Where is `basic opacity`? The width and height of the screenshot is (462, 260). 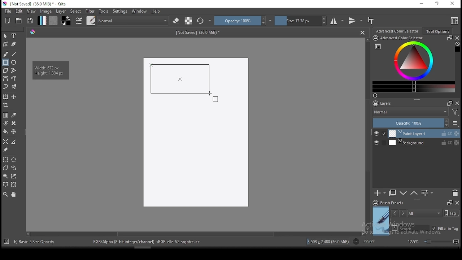
basic opacity is located at coordinates (35, 241).